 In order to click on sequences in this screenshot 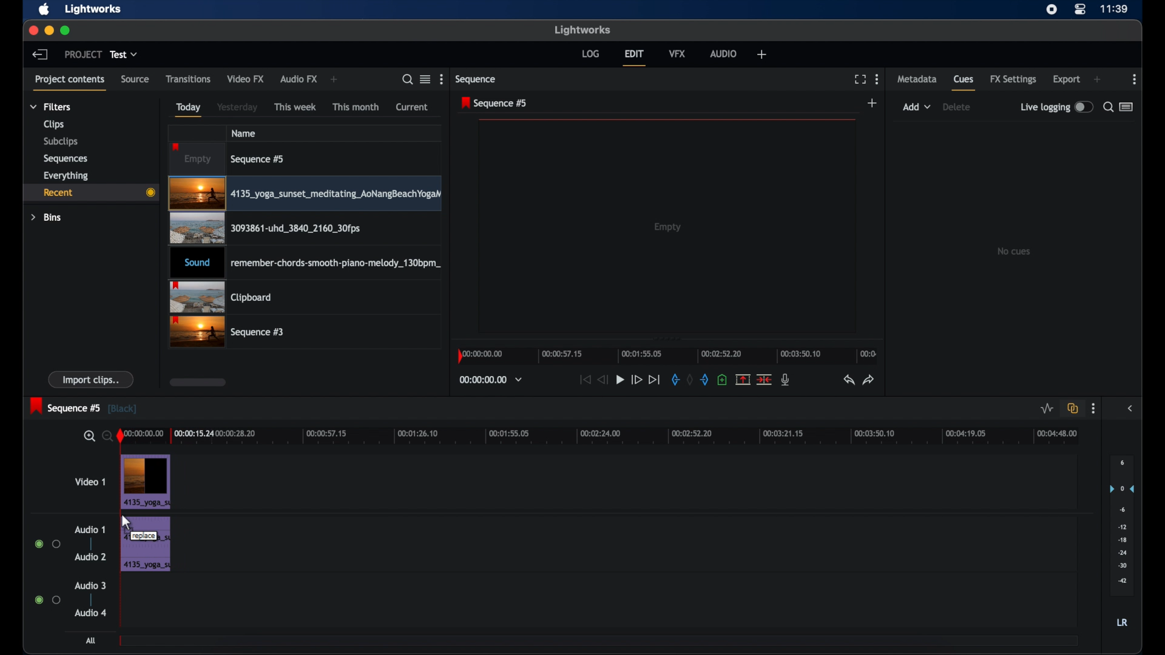, I will do `click(65, 159)`.